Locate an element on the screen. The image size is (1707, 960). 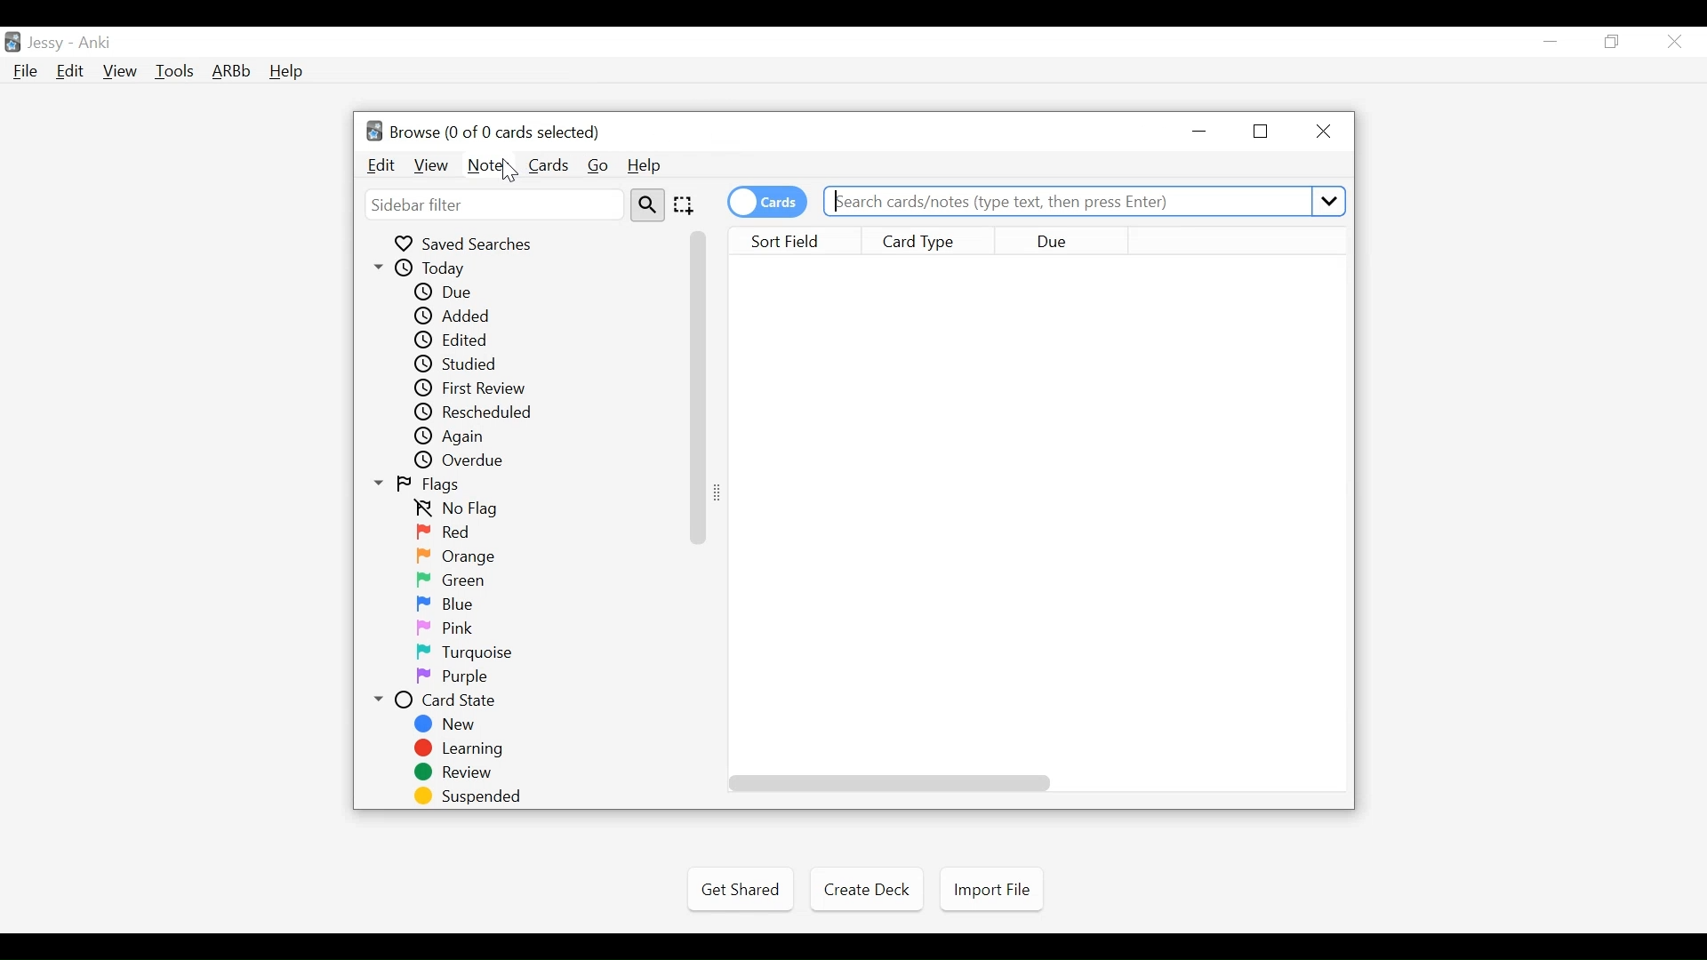
Edit is located at coordinates (68, 73).